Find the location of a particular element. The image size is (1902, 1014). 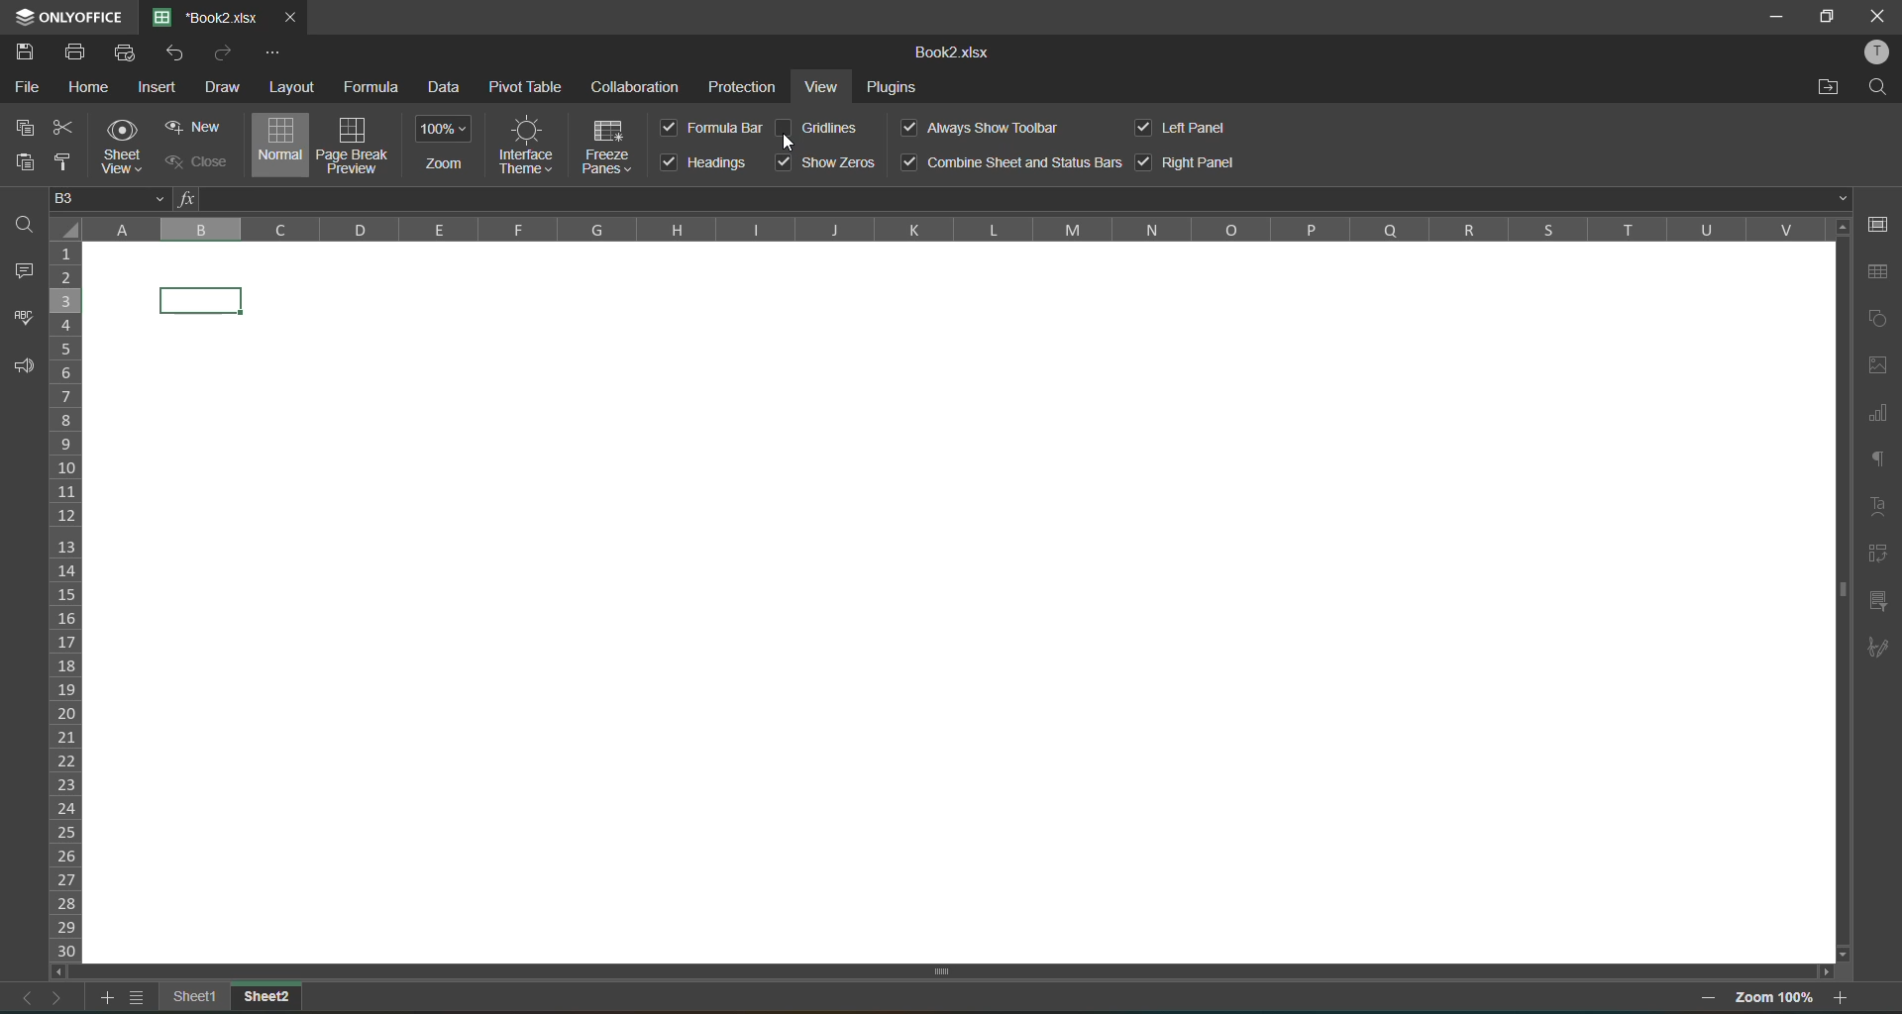

sheet 1 is located at coordinates (192, 997).